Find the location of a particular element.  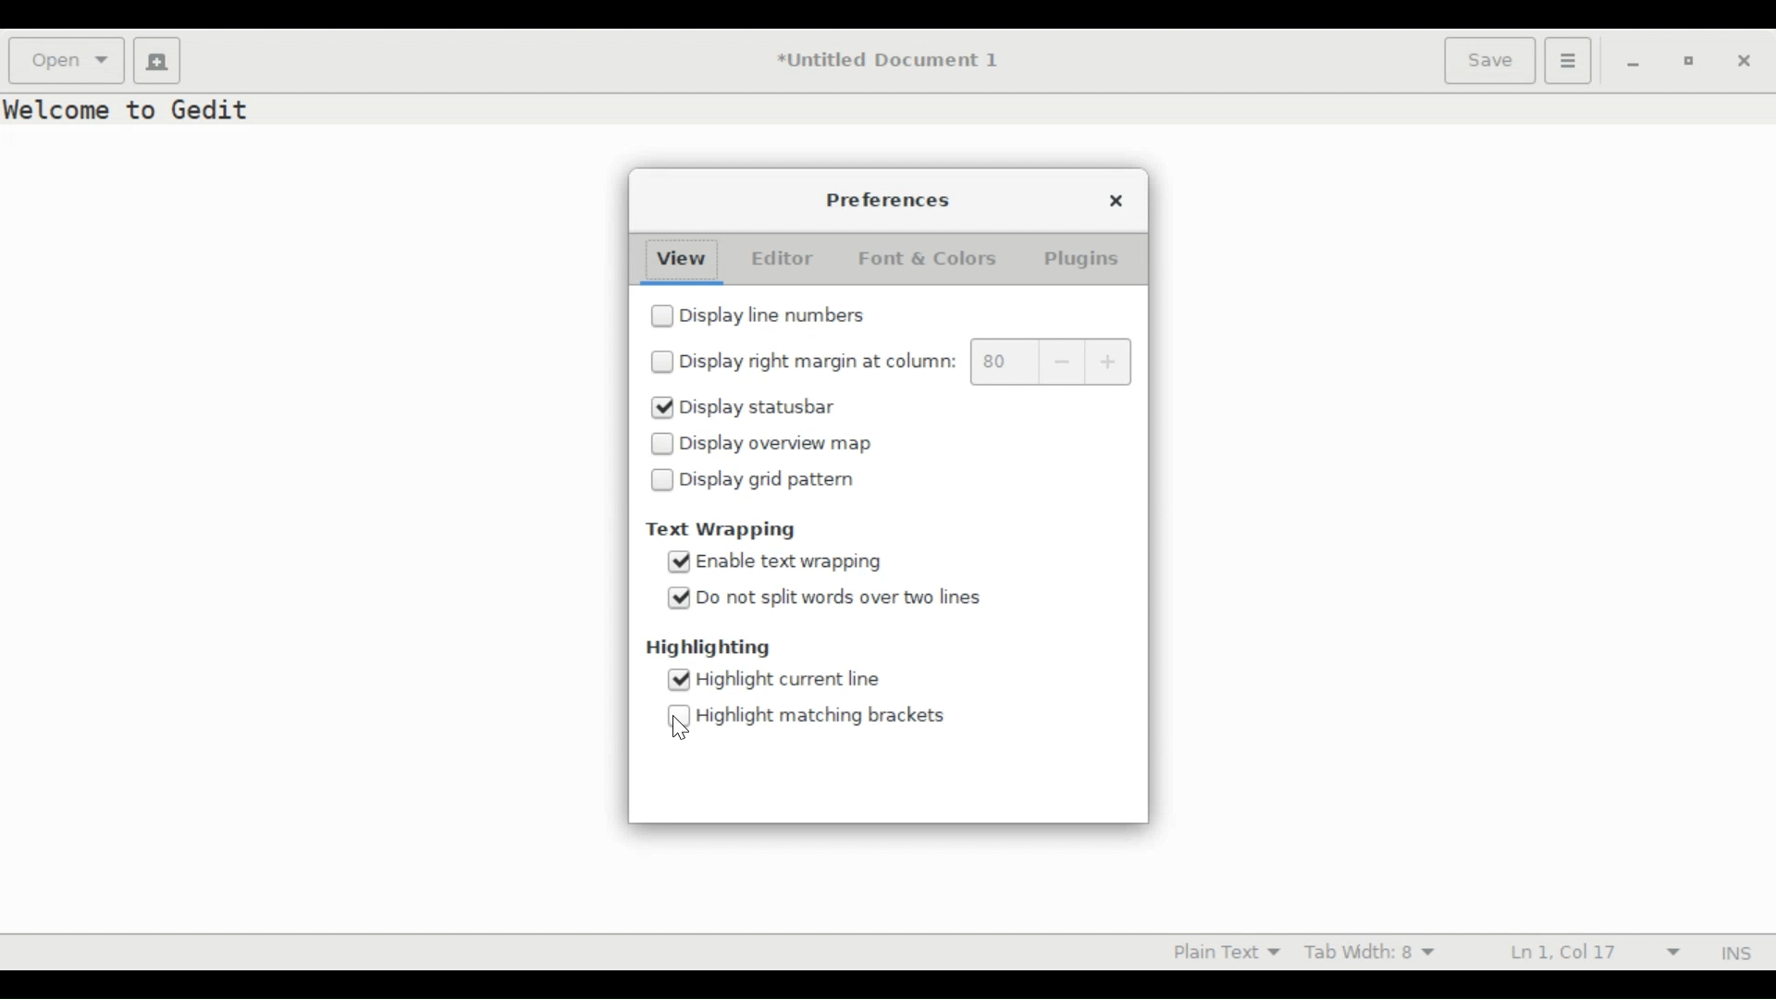

Tab Width is located at coordinates (1378, 953).